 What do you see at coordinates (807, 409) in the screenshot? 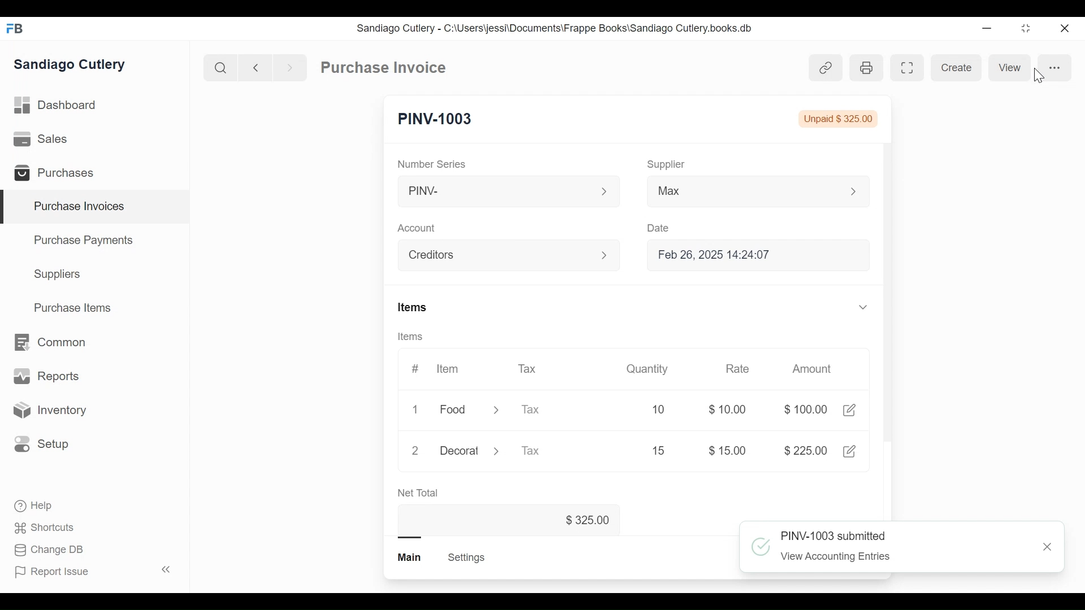
I see `$100.00` at bounding box center [807, 409].